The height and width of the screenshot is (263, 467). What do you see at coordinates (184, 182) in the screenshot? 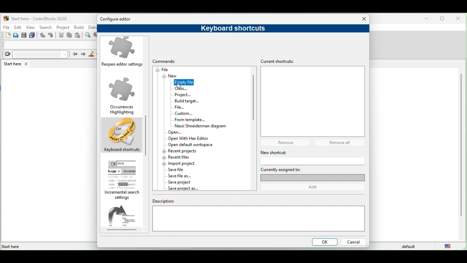
I see `save project` at bounding box center [184, 182].